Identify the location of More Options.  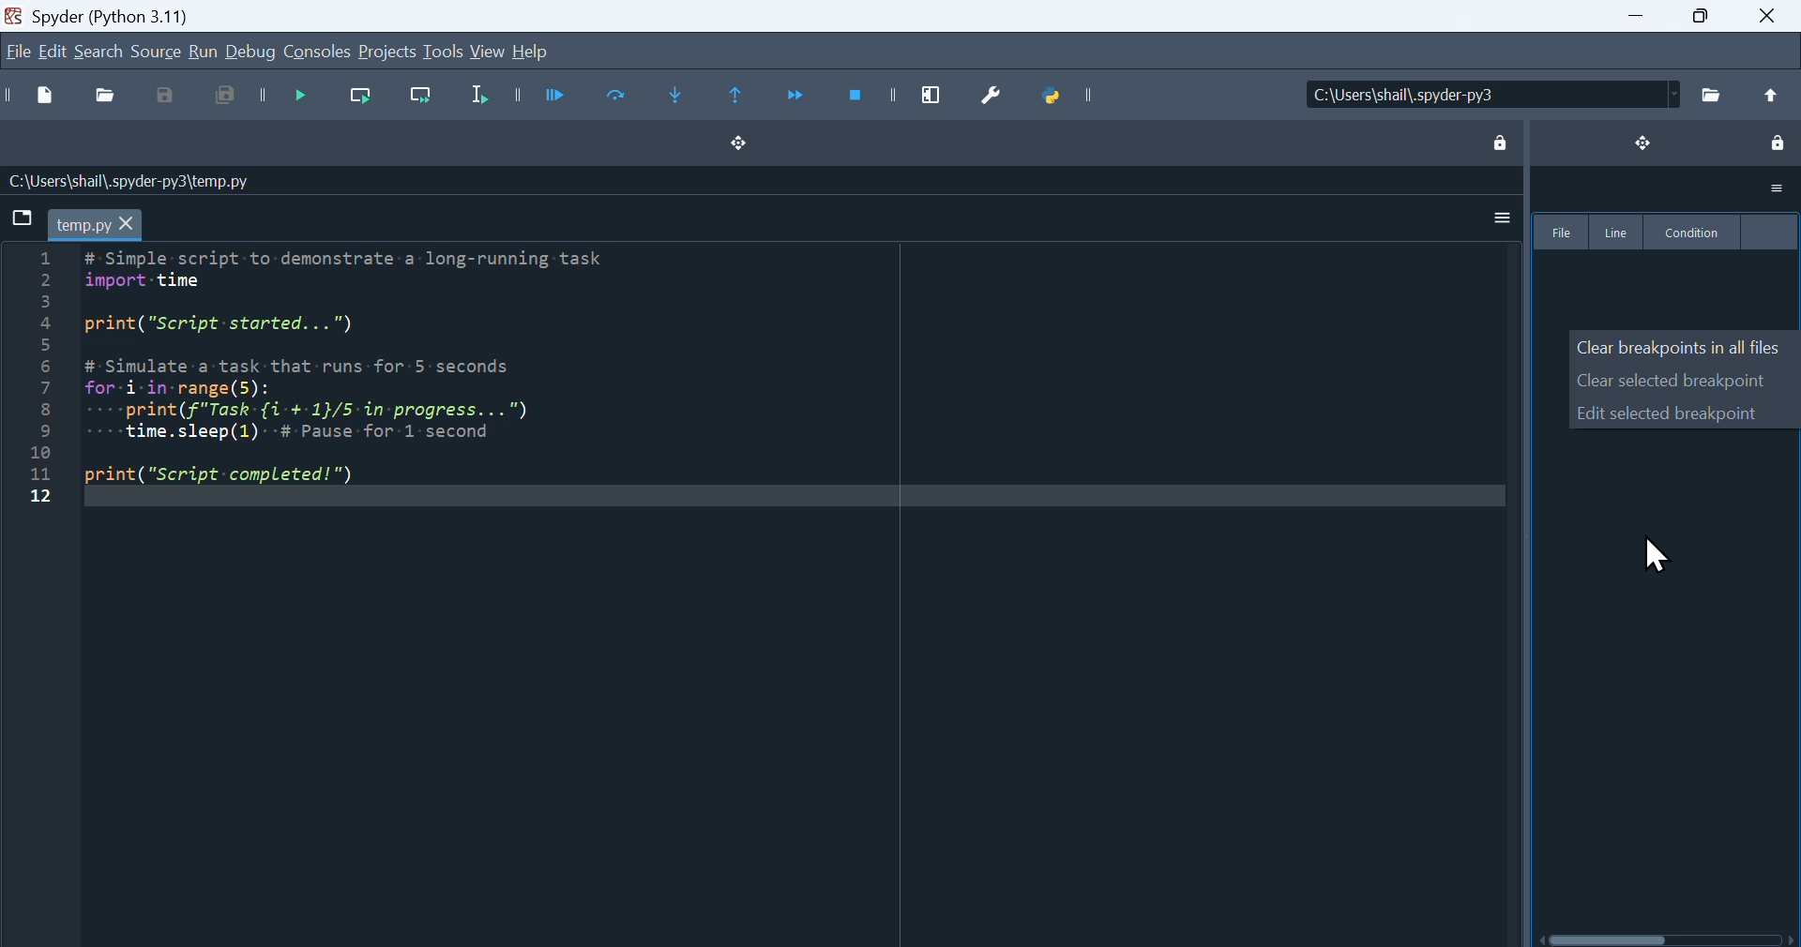
(1499, 217).